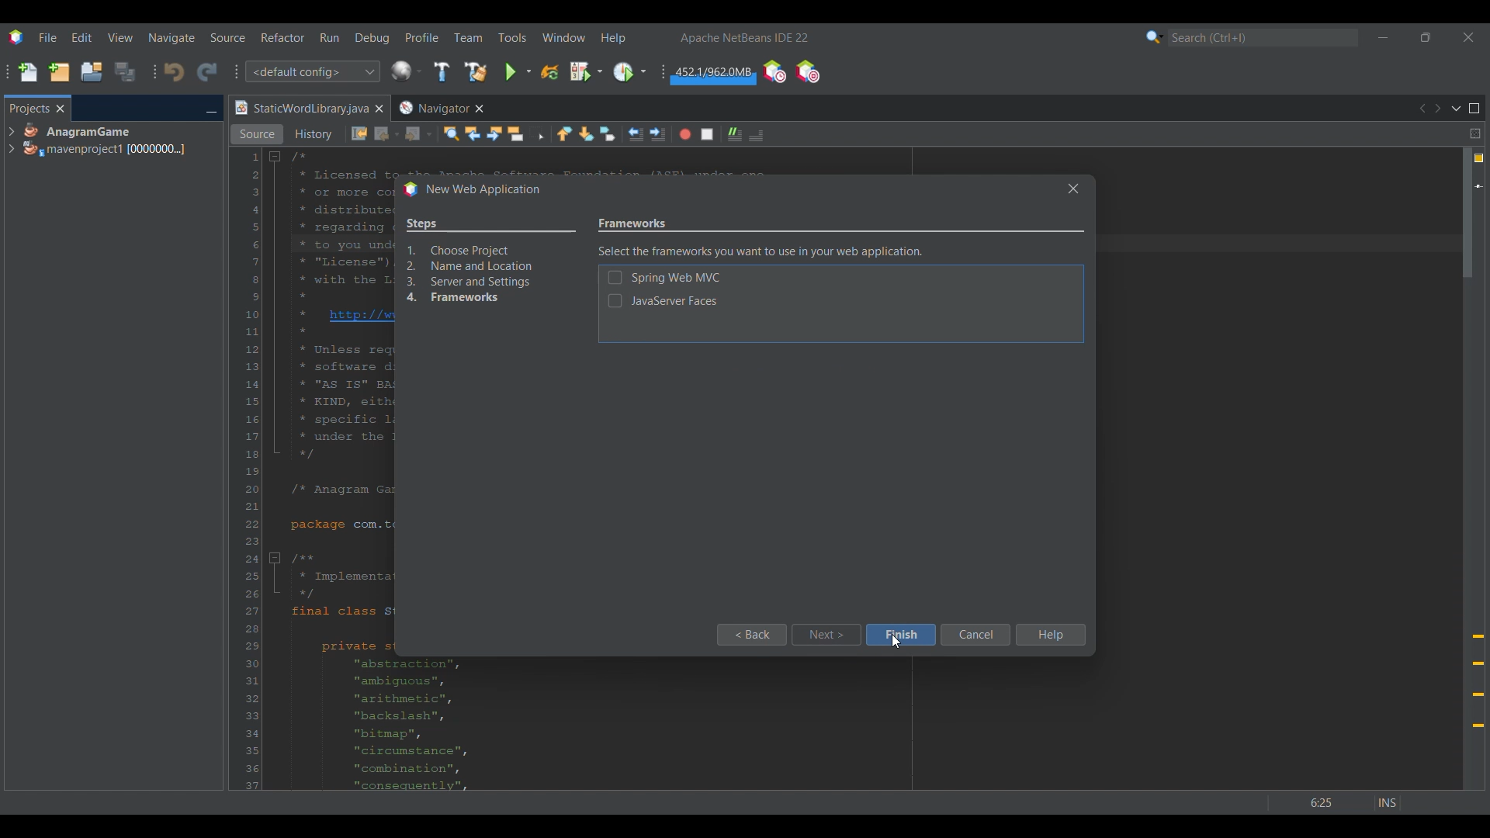  I want to click on Toggle bookmarks, so click(607, 133).